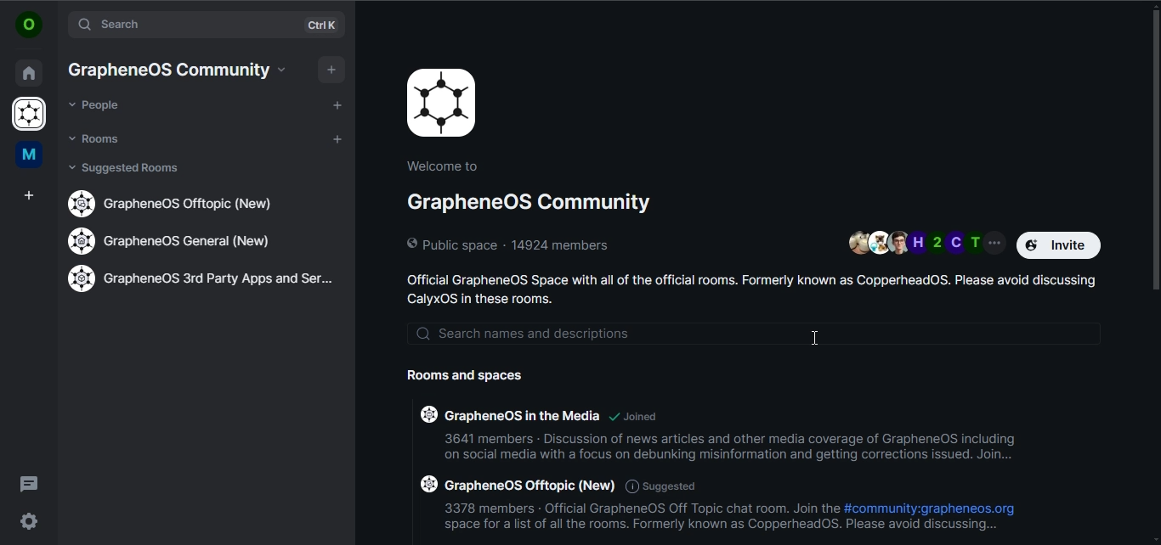  Describe the element at coordinates (333, 68) in the screenshot. I see `add` at that location.